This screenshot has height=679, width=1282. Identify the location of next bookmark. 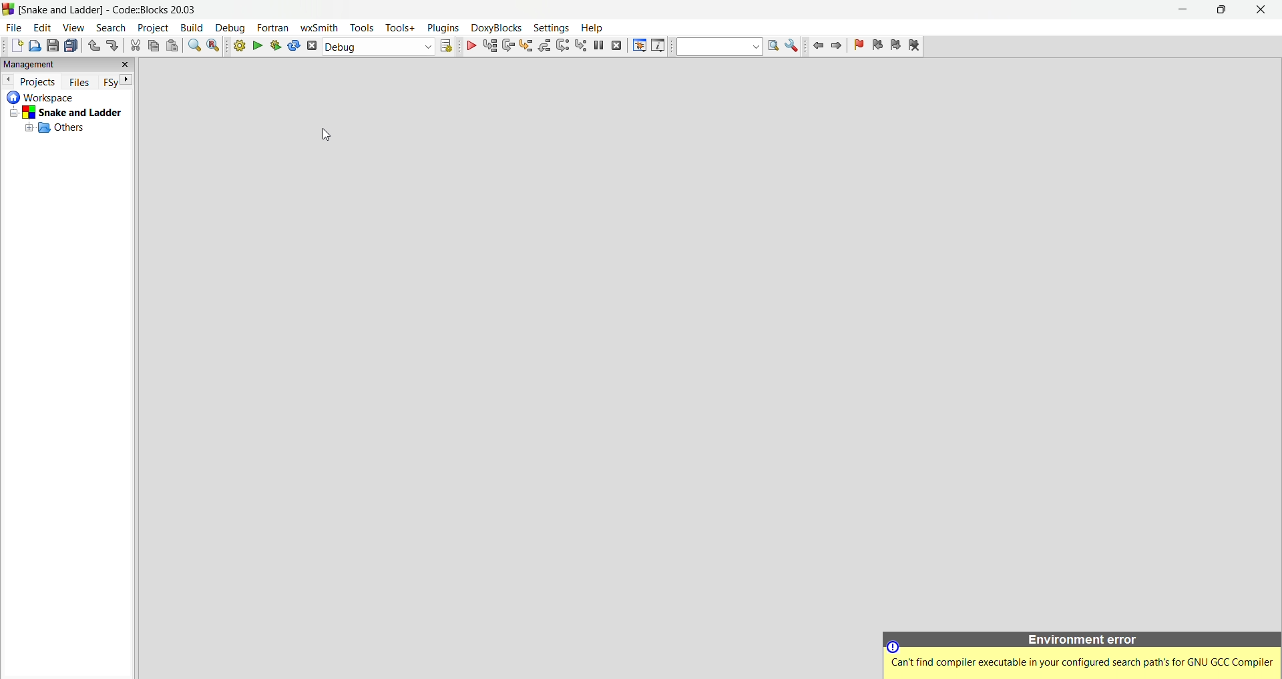
(895, 46).